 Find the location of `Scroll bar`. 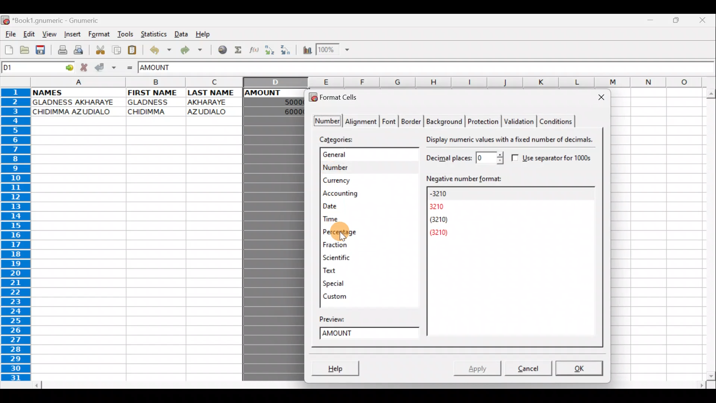

Scroll bar is located at coordinates (707, 232).